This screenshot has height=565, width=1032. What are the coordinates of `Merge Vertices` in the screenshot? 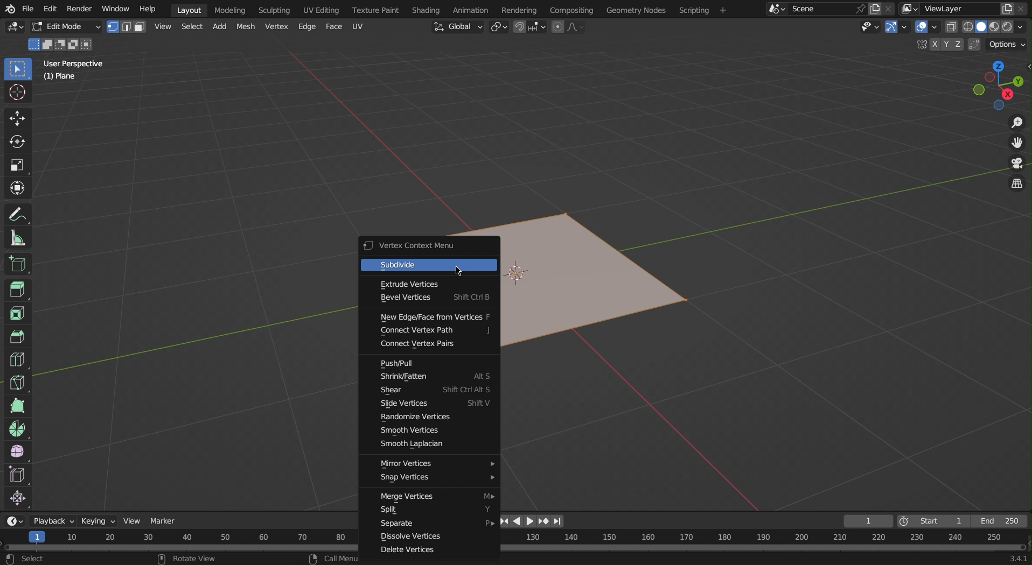 It's located at (434, 497).